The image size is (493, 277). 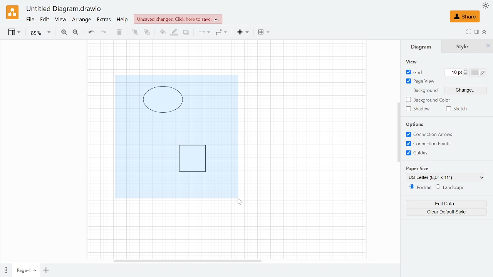 What do you see at coordinates (64, 32) in the screenshot?
I see `Zoom in` at bounding box center [64, 32].